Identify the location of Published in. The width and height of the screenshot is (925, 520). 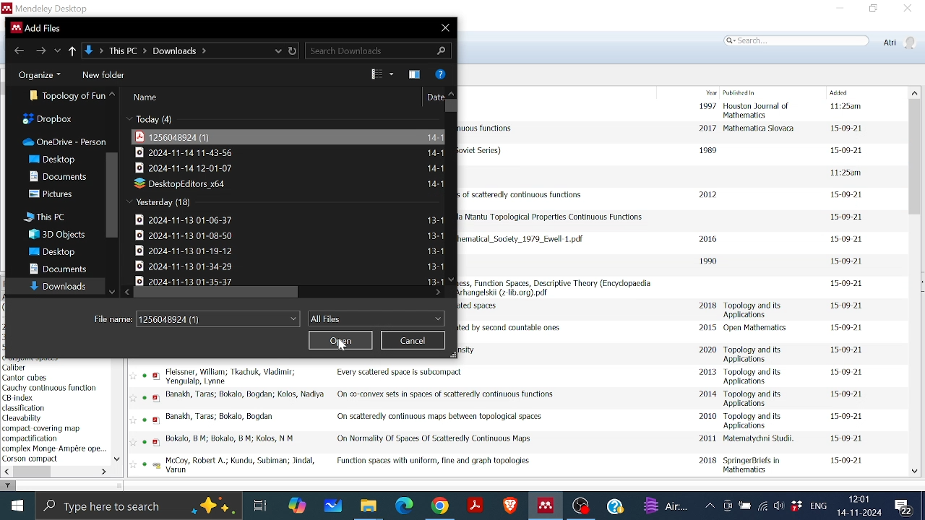
(760, 439).